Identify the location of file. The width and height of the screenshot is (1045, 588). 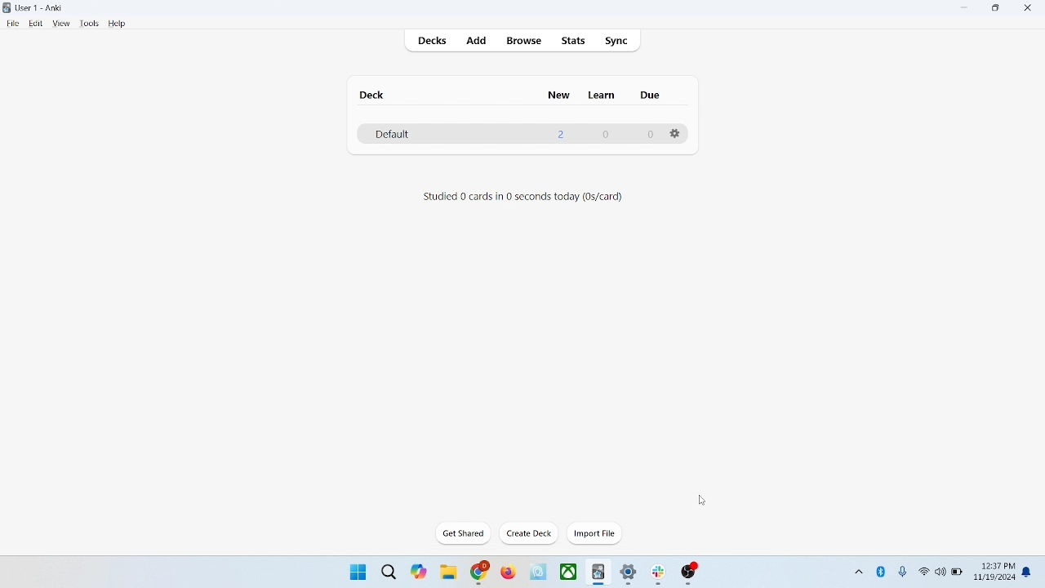
(12, 24).